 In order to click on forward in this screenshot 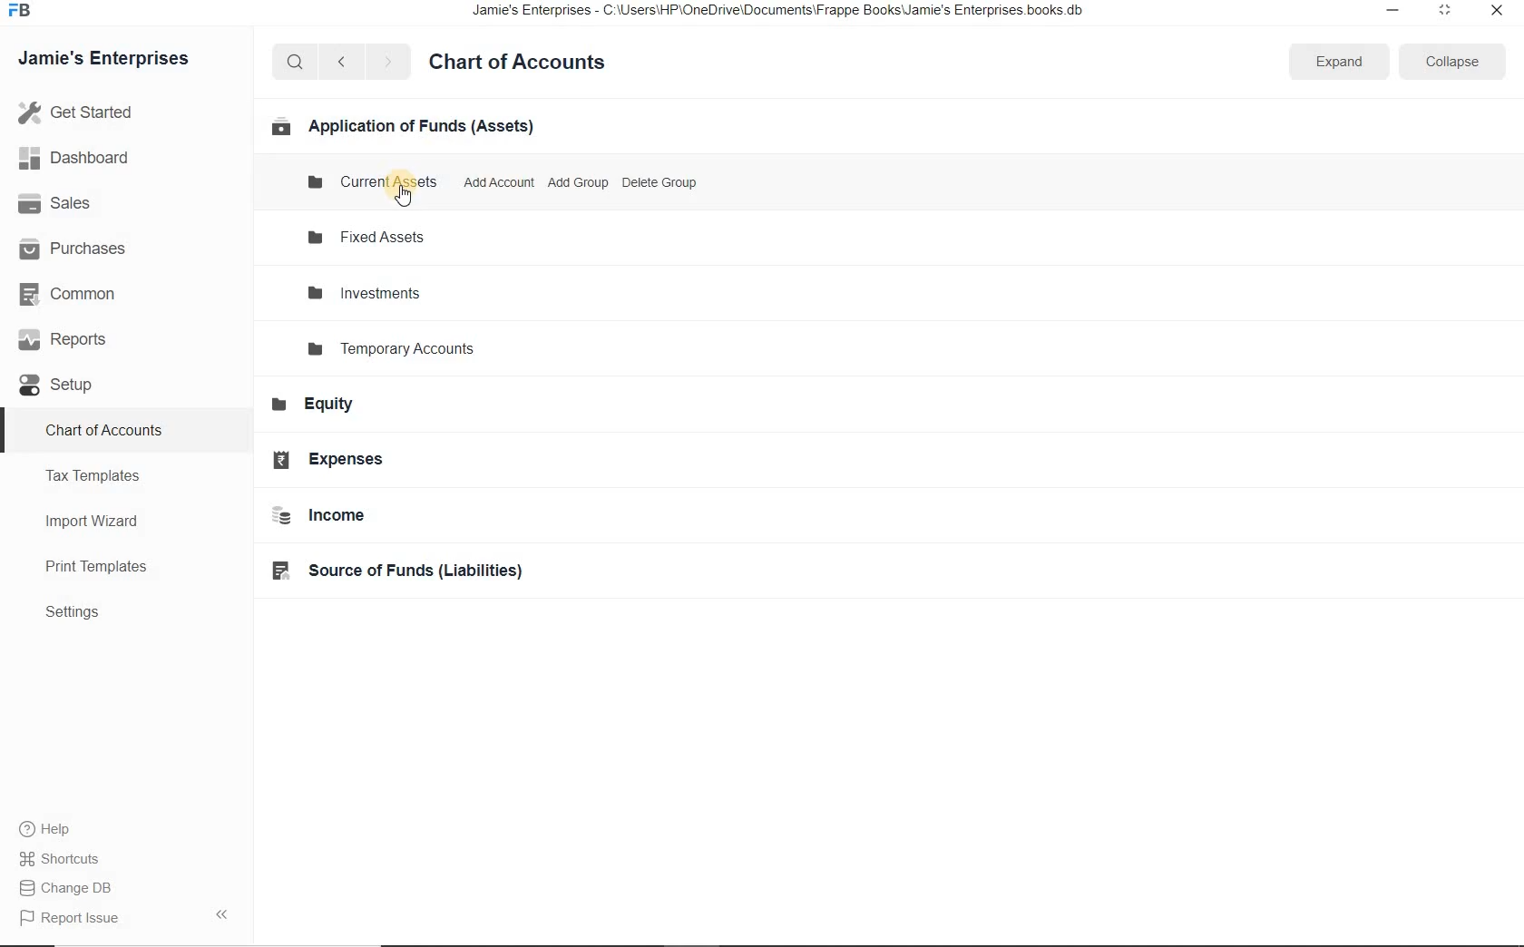, I will do `click(389, 62)`.